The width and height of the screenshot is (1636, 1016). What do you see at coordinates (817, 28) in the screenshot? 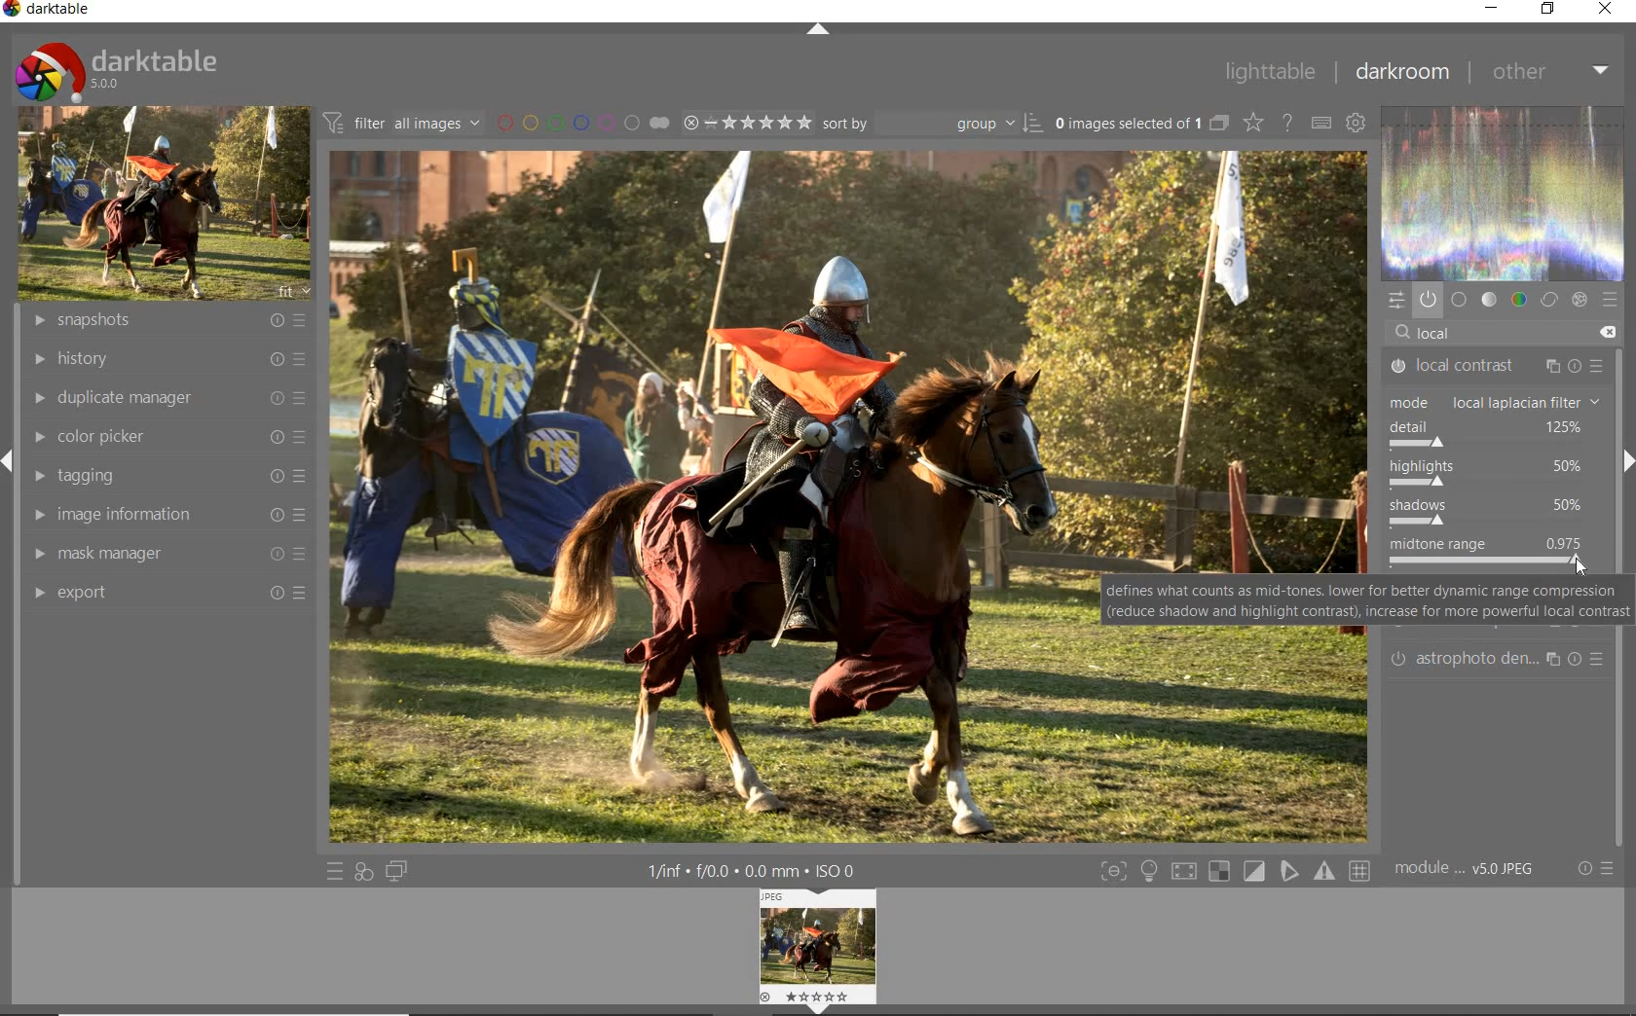
I see `expand/collapse` at bounding box center [817, 28].